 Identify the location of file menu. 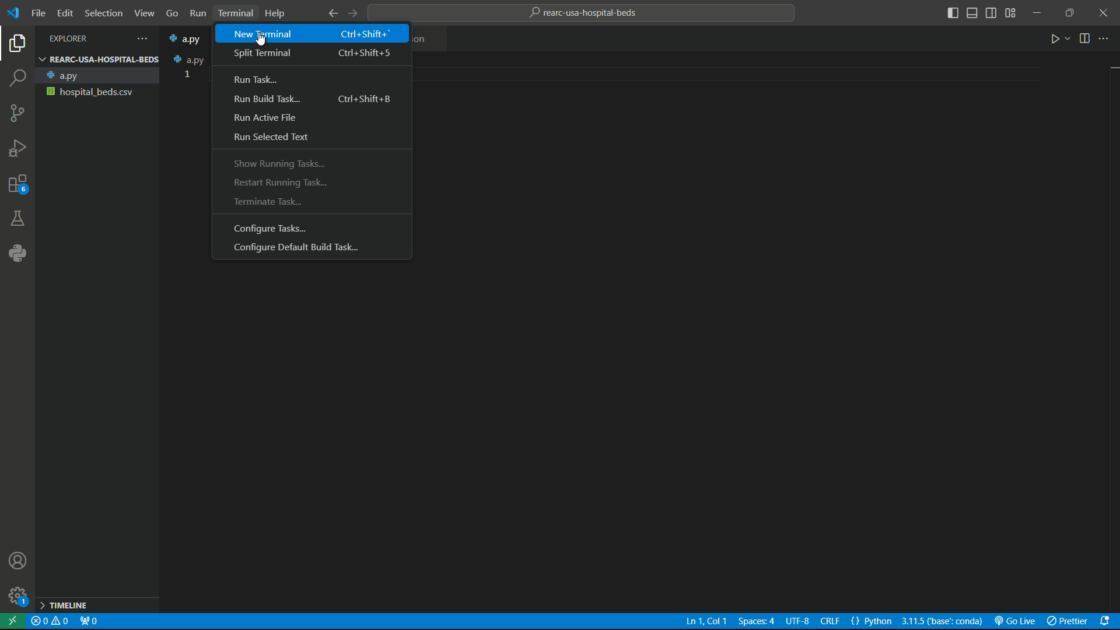
(38, 13).